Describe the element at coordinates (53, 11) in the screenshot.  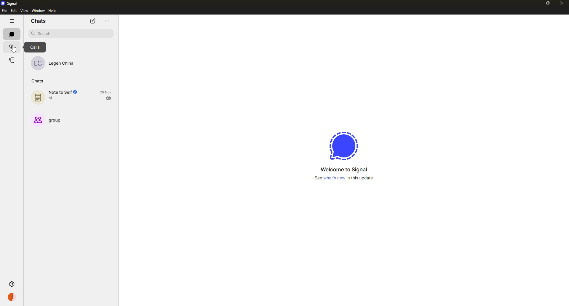
I see `help` at that location.